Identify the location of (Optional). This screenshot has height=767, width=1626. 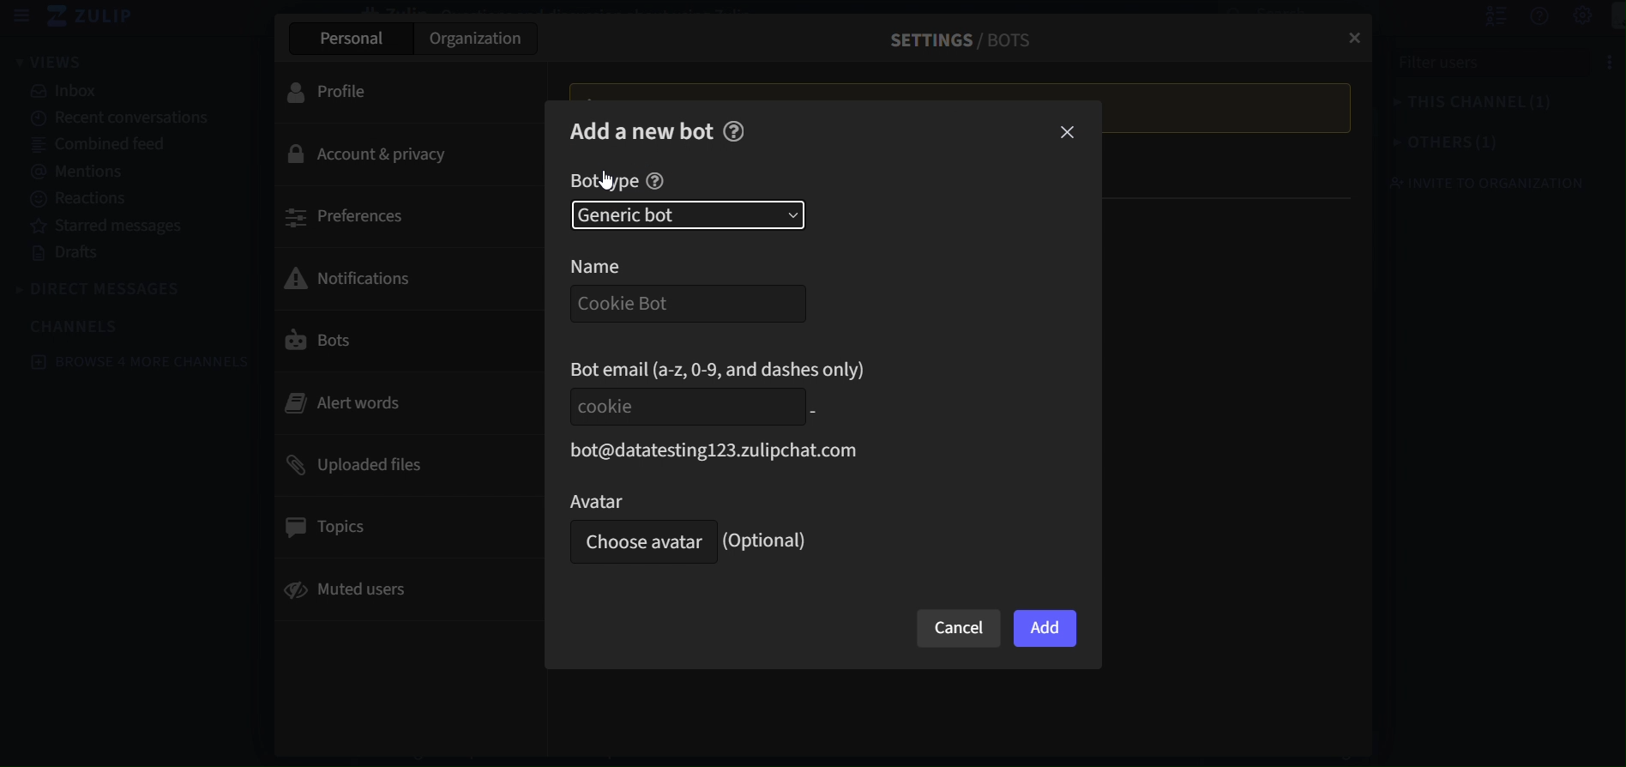
(769, 541).